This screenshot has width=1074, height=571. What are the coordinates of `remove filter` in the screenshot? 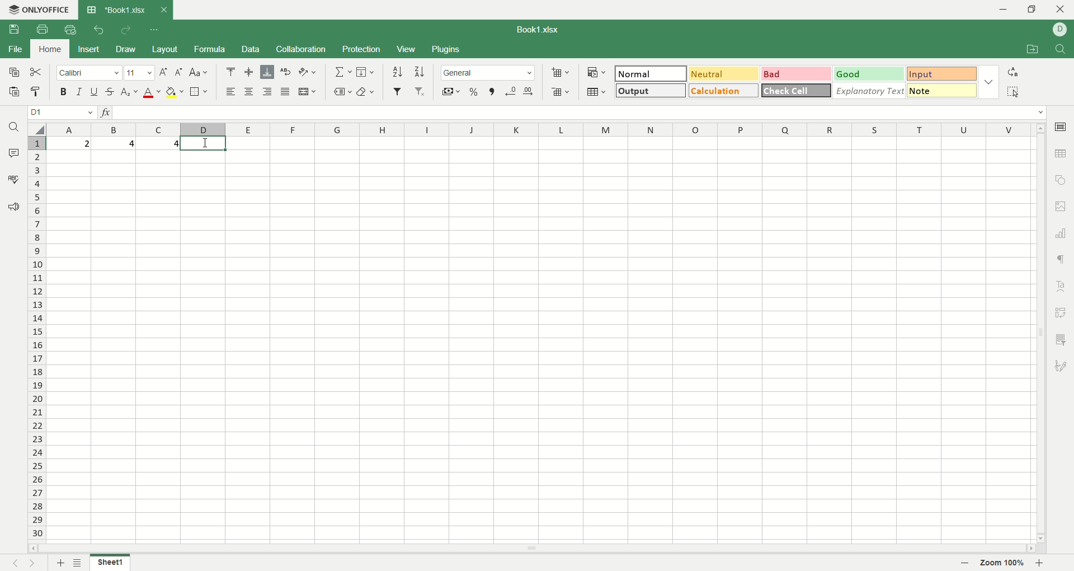 It's located at (420, 90).